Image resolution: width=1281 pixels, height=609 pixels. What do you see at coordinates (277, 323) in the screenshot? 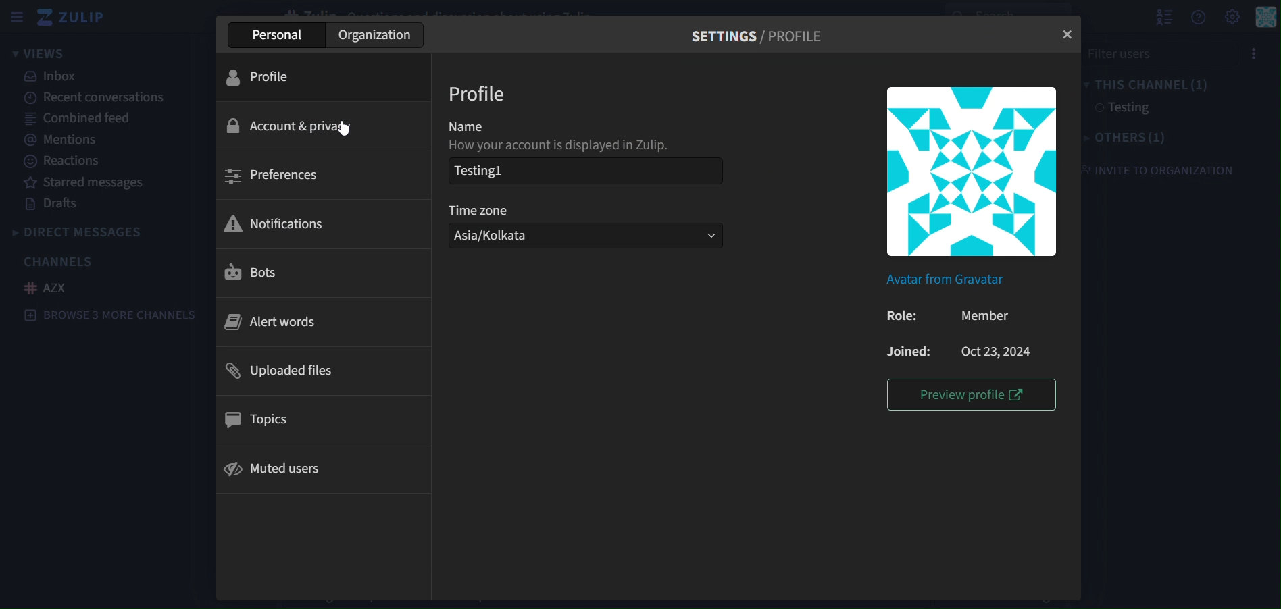
I see `alert words` at bounding box center [277, 323].